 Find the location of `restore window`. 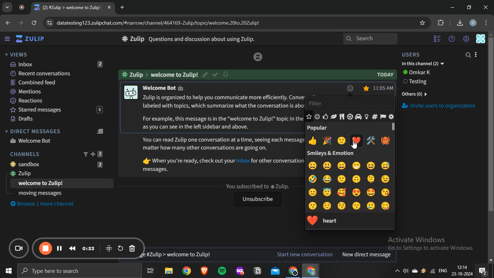

restore window is located at coordinates (470, 7).